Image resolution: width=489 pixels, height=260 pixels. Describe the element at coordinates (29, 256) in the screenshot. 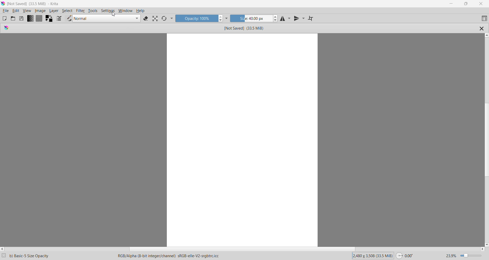

I see `Selected Krita Brush` at that location.